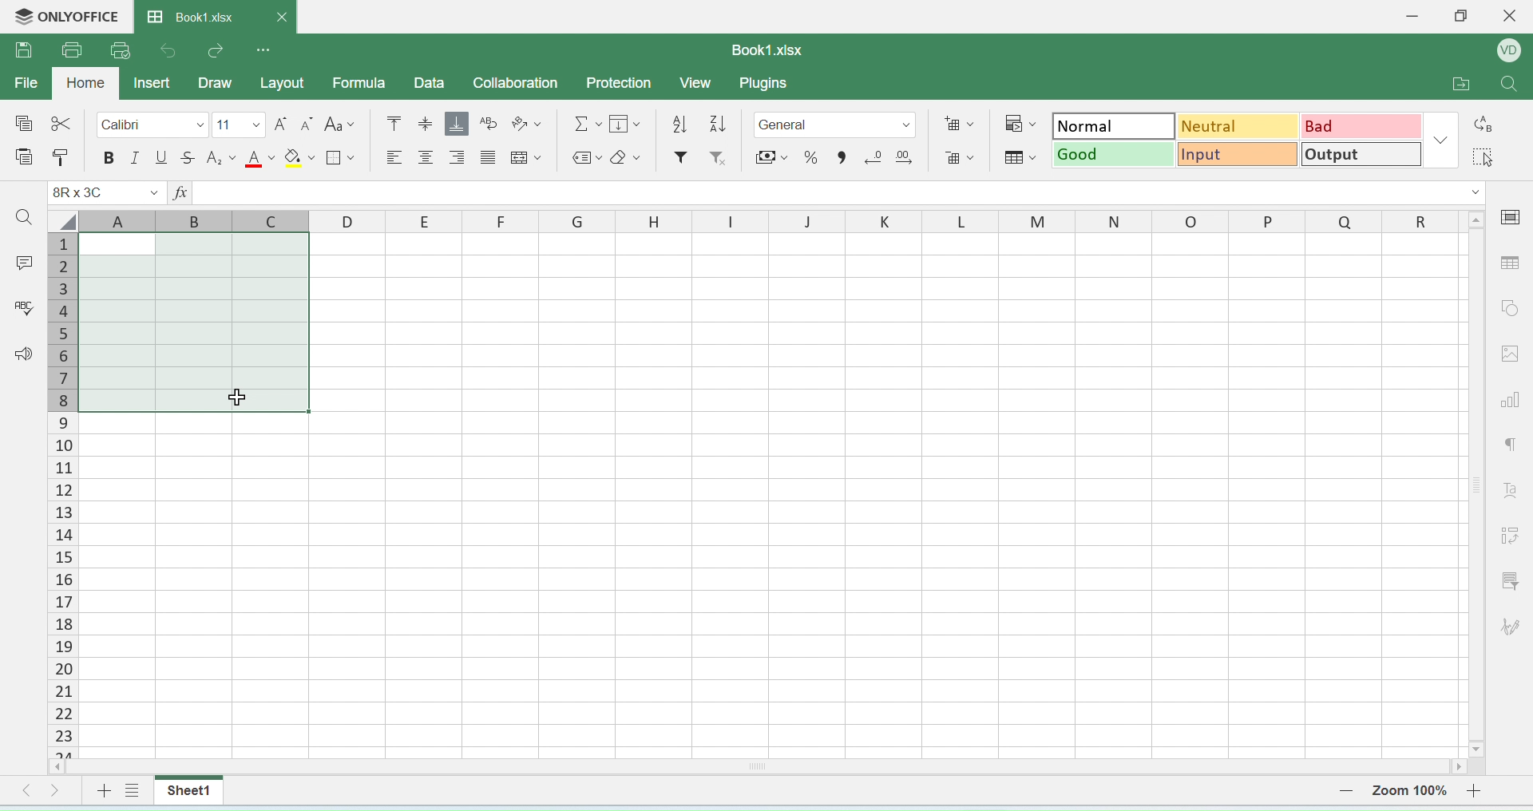  Describe the element at coordinates (1513, 630) in the screenshot. I see `signature` at that location.